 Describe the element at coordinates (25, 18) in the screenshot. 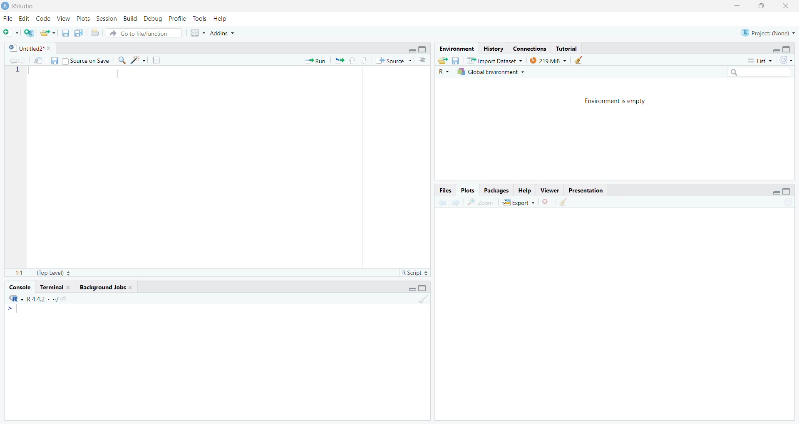

I see `Edit` at that location.